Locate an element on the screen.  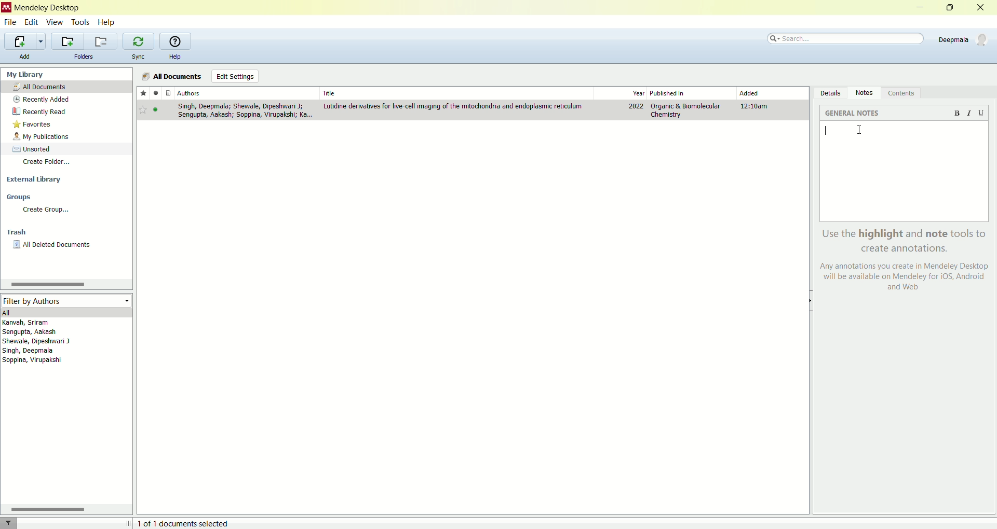
all is located at coordinates (66, 312).